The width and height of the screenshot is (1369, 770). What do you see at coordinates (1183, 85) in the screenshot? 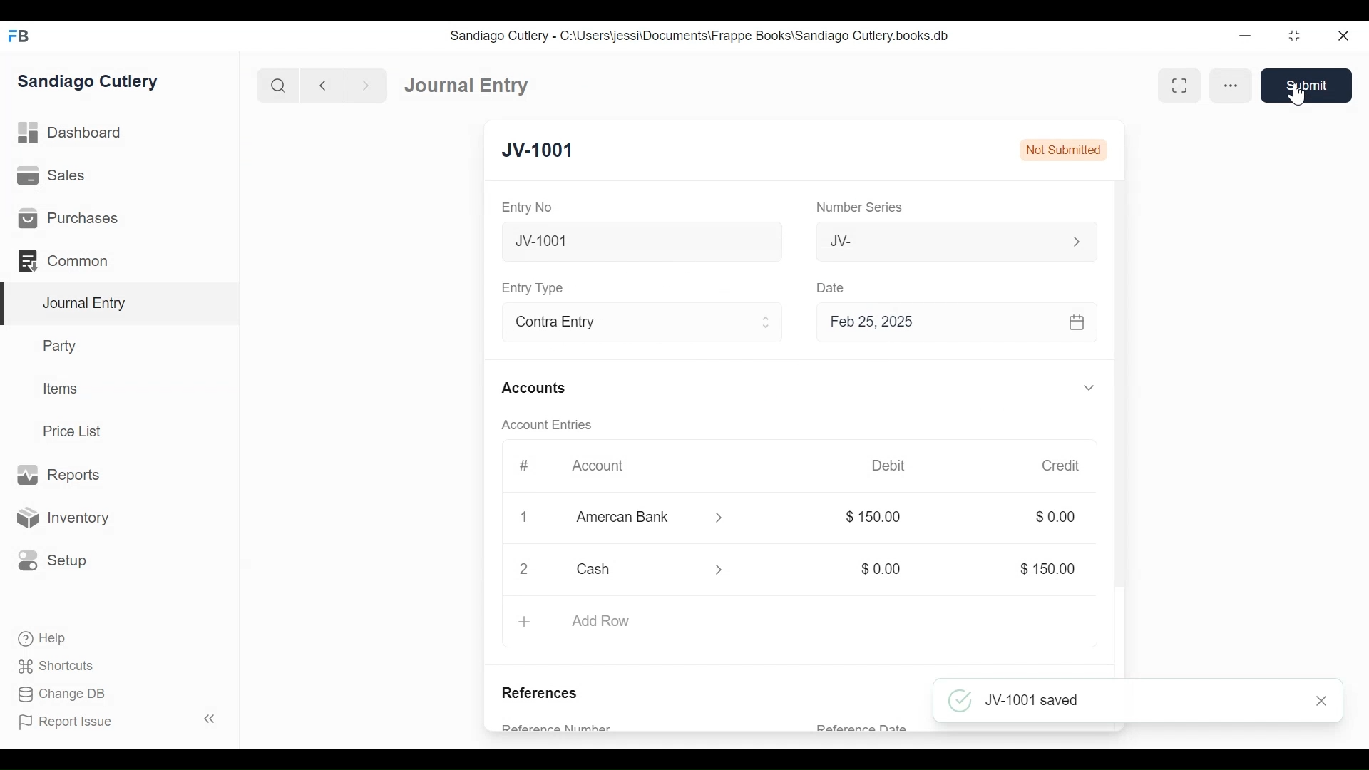
I see `Toggle between form and full width` at bounding box center [1183, 85].